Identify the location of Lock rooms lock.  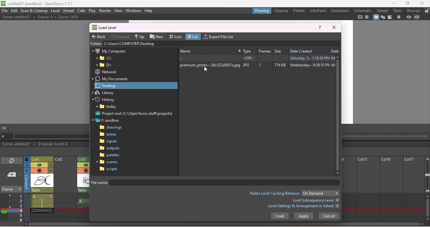
(427, 10).